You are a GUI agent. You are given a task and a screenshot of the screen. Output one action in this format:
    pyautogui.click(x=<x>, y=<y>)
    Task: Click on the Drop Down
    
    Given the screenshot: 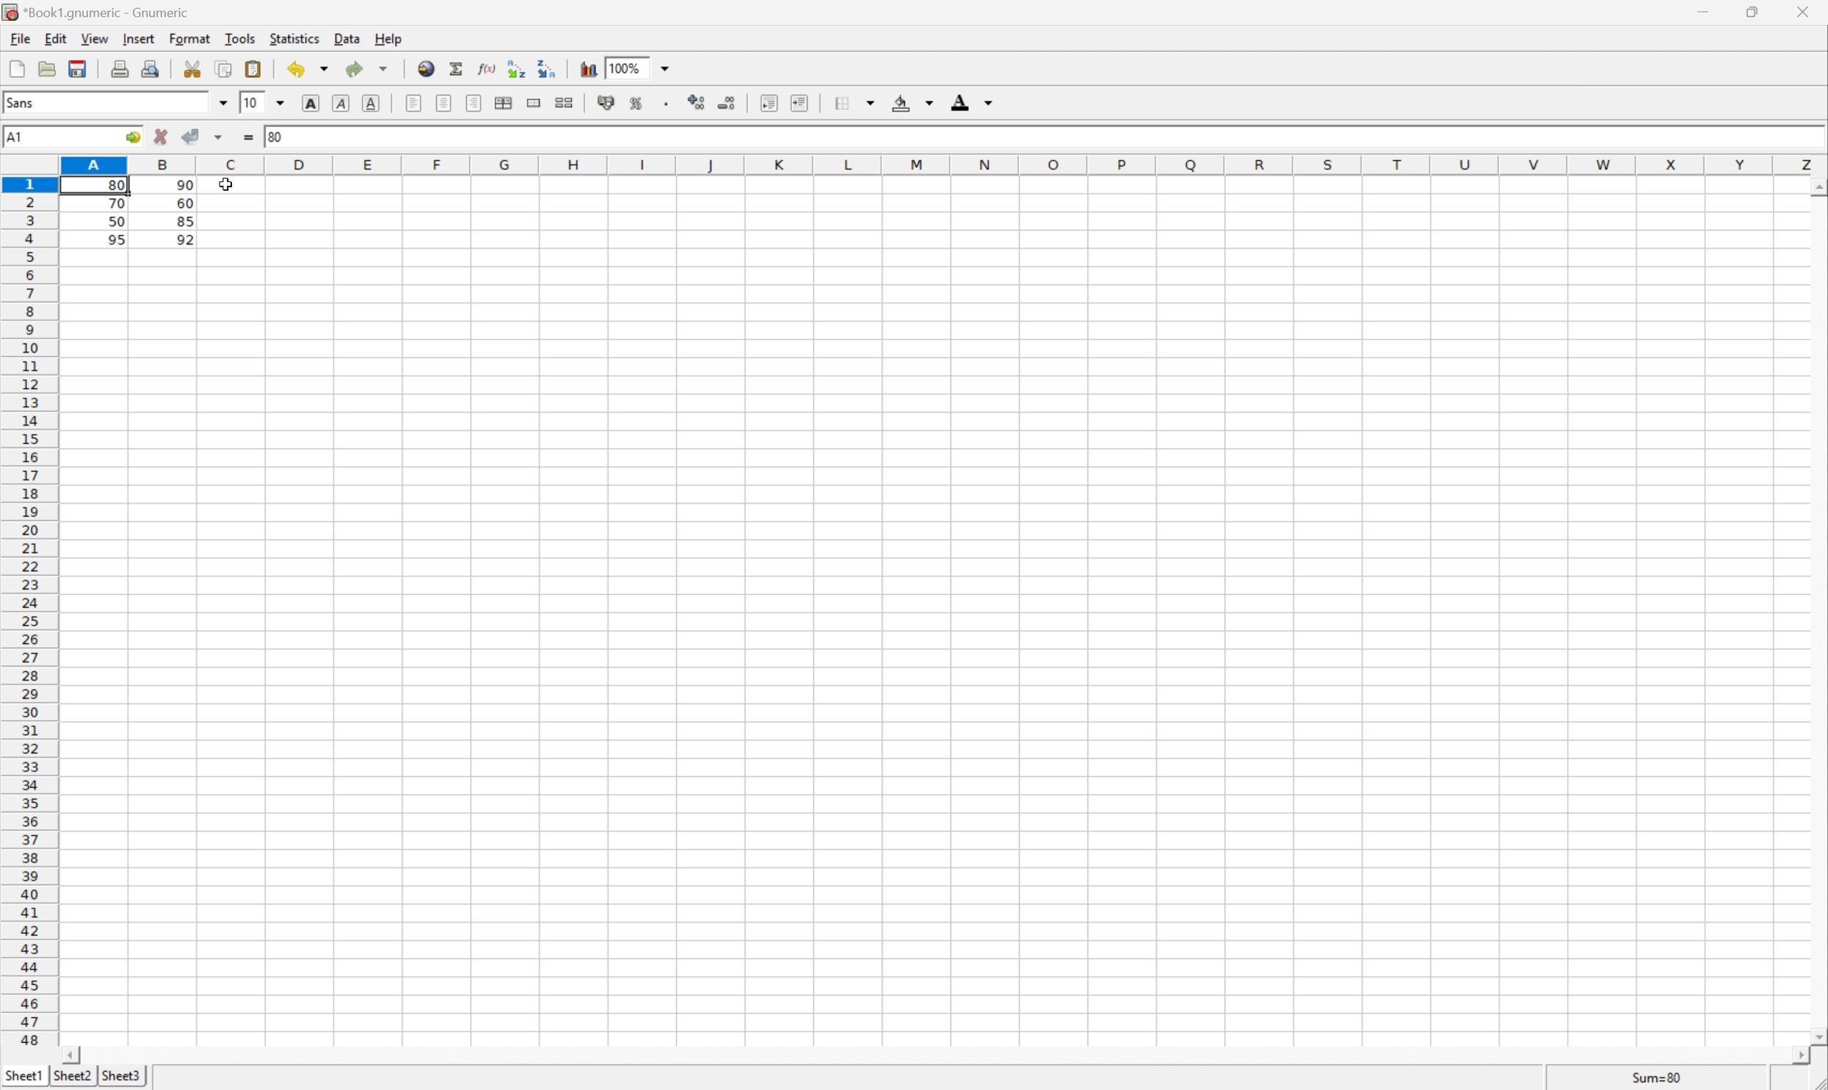 What is the action you would take?
    pyautogui.click(x=285, y=103)
    